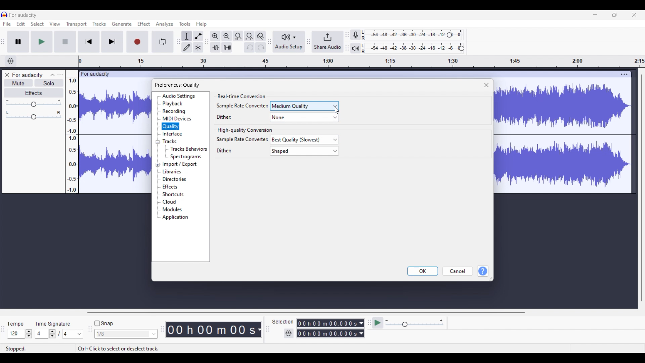 Image resolution: width=645 pixels, height=363 pixels. I want to click on Help, so click(483, 271).